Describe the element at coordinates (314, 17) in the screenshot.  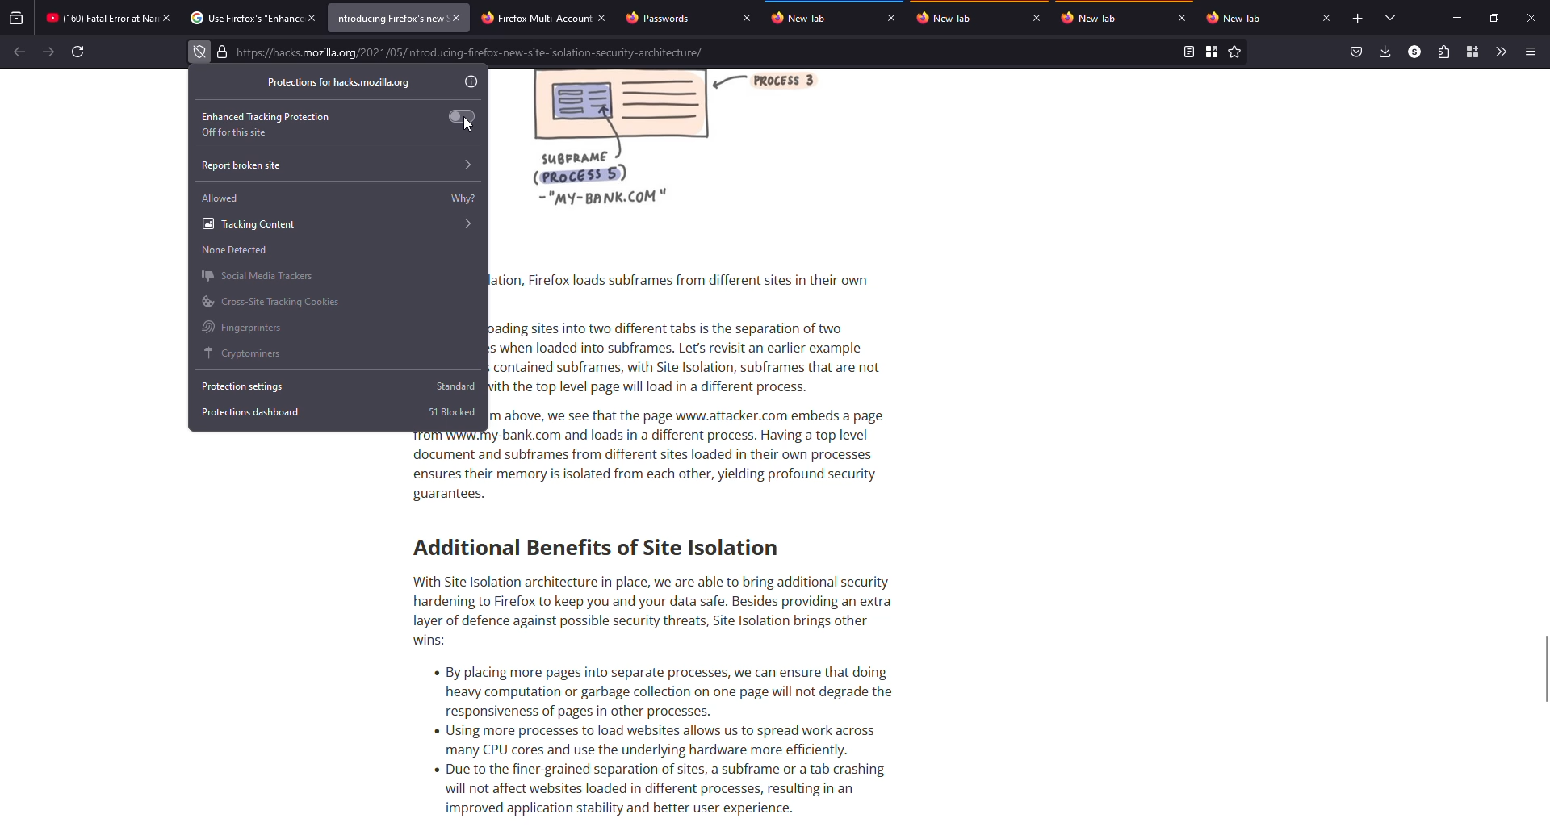
I see `close` at that location.